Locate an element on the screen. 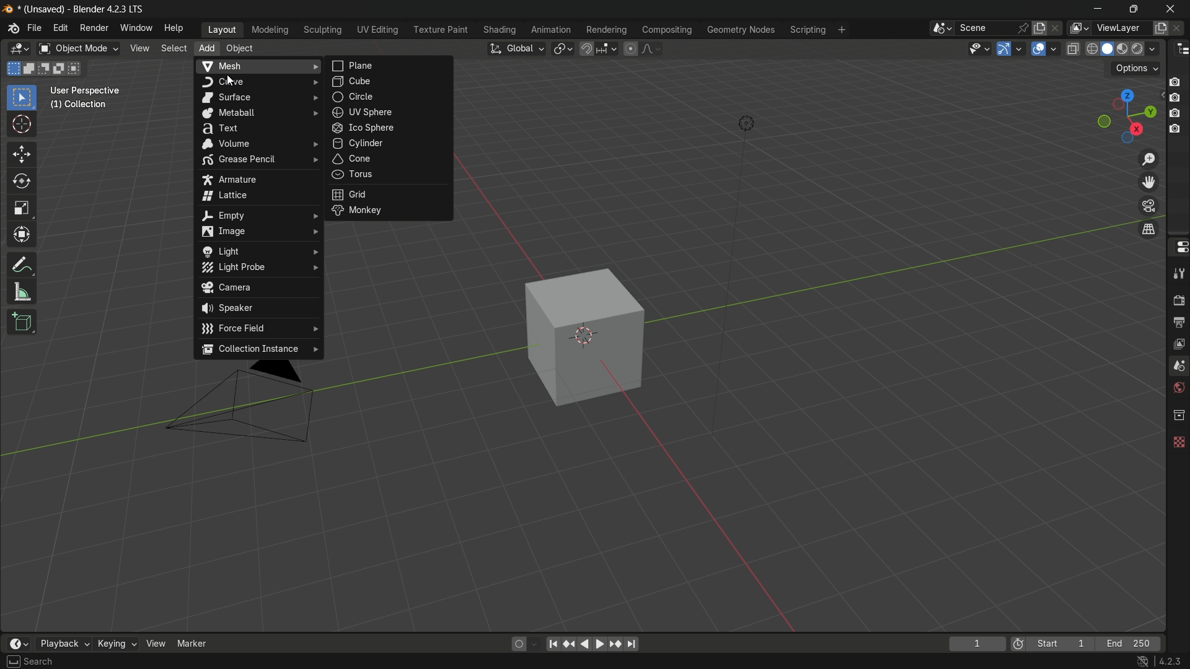 This screenshot has width=1190, height=669. move is located at coordinates (22, 154).